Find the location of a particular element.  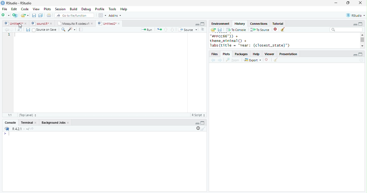

refresh is located at coordinates (361, 60).